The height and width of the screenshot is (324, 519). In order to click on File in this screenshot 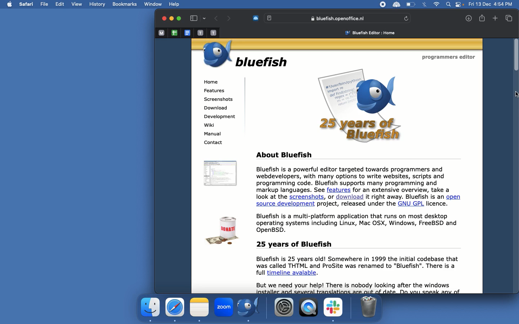, I will do `click(46, 4)`.